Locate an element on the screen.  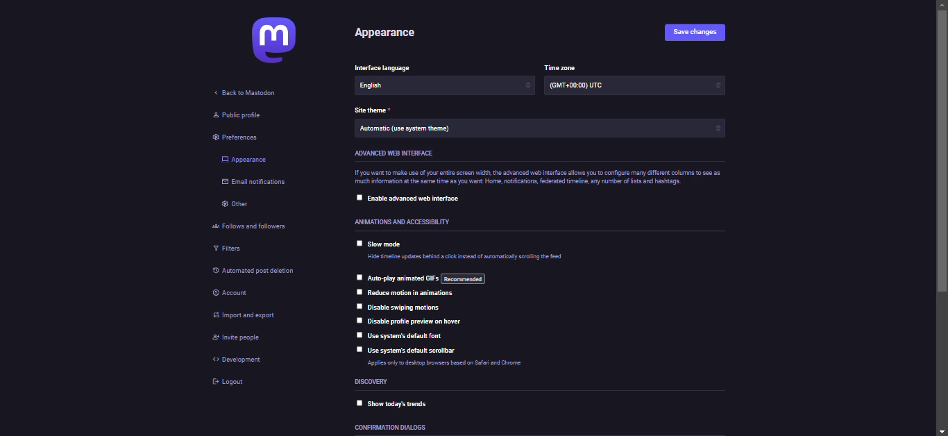
filters is located at coordinates (230, 249).